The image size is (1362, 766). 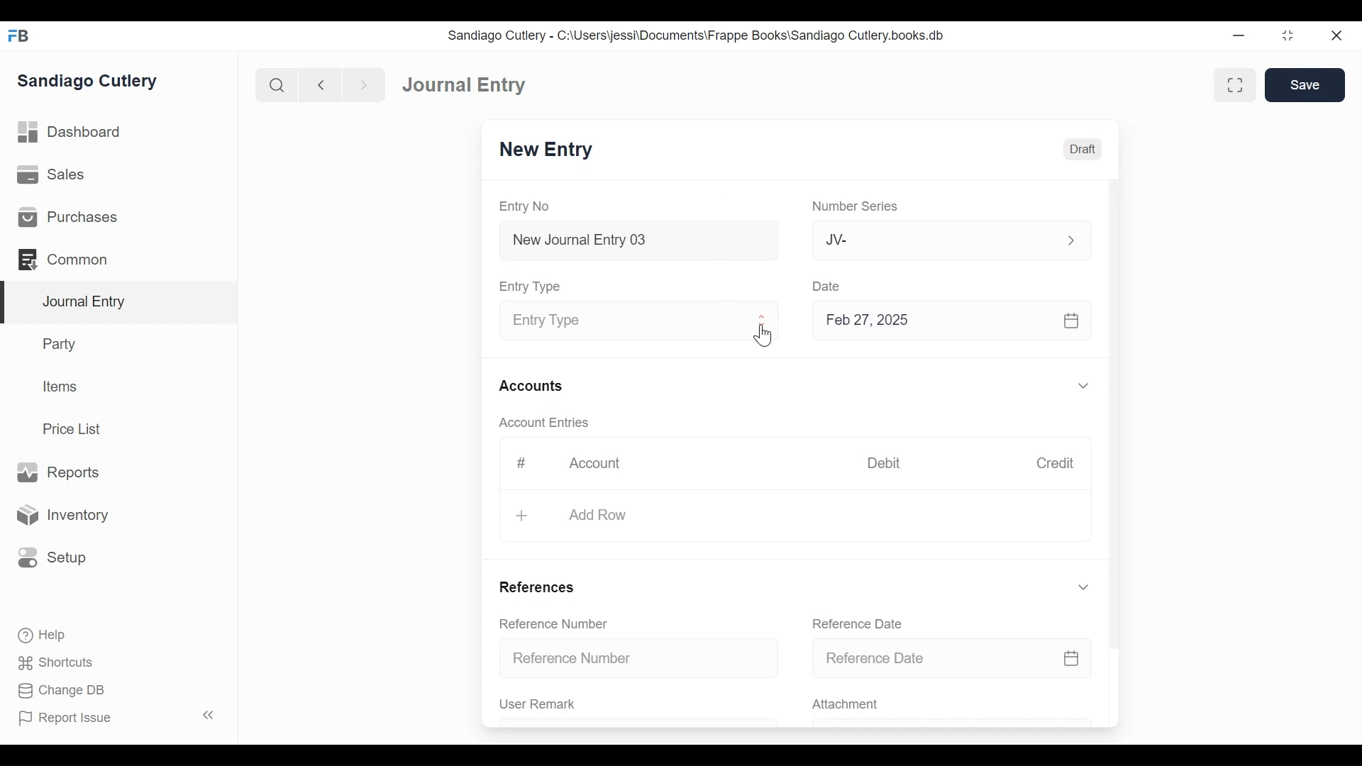 What do you see at coordinates (1241, 35) in the screenshot?
I see `Minimize` at bounding box center [1241, 35].